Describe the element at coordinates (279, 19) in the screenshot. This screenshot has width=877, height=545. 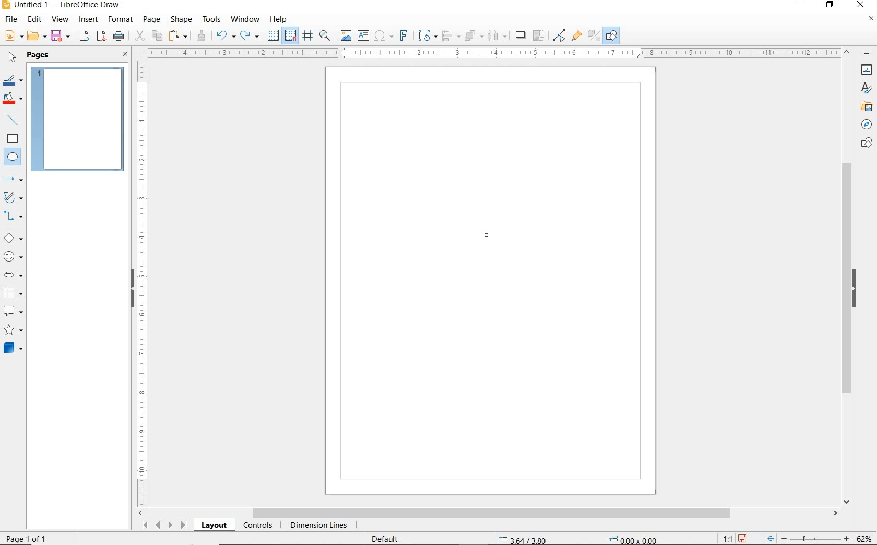
I see `HELP` at that location.